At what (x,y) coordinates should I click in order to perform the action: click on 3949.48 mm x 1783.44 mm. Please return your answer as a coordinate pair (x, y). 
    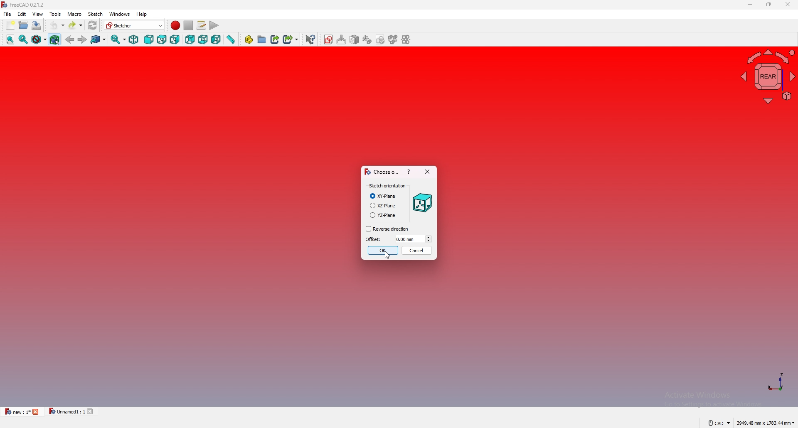
    Looking at the image, I should click on (766, 422).